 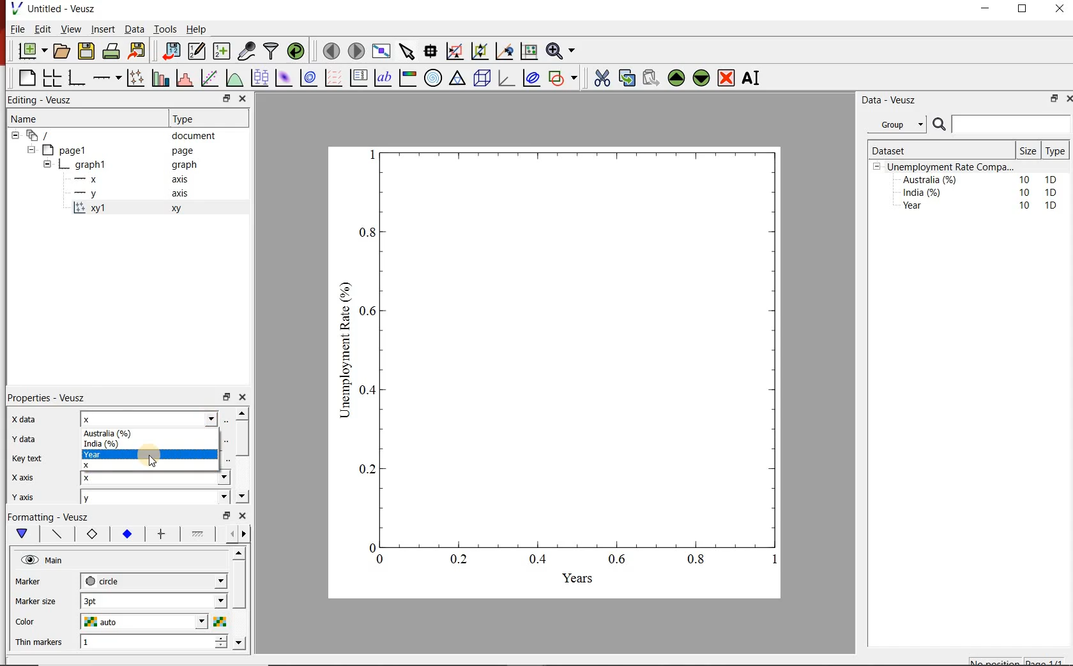 I want to click on move to previous page, so click(x=332, y=50).